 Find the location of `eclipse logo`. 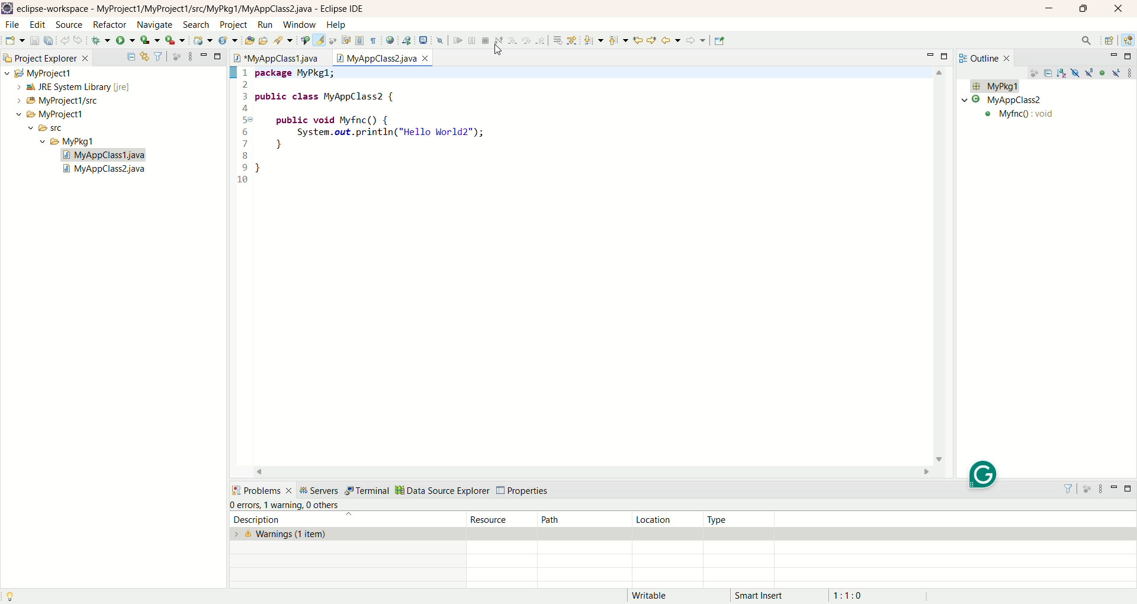

eclipse logo is located at coordinates (7, 8).